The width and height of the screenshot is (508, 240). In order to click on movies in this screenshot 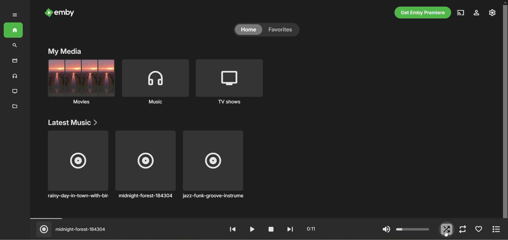, I will do `click(81, 82)`.